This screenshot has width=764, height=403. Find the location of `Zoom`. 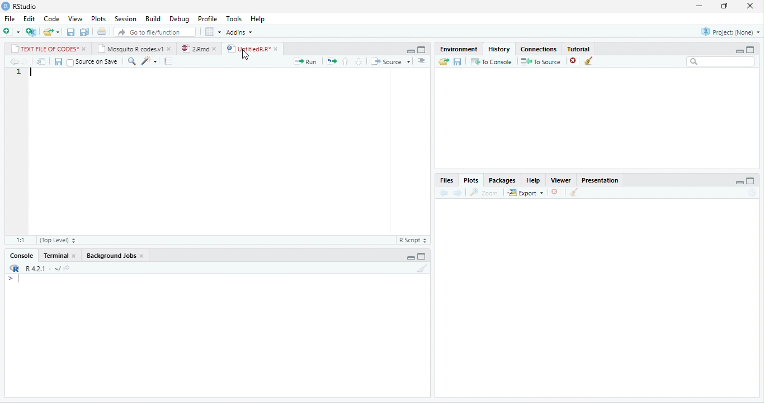

Zoom is located at coordinates (484, 193).